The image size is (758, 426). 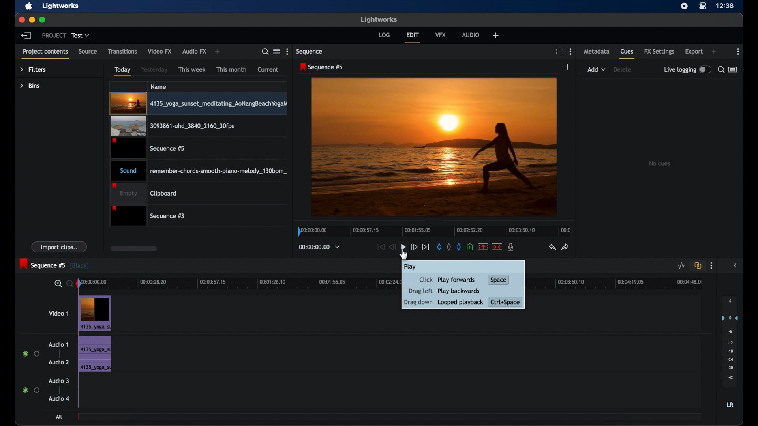 What do you see at coordinates (146, 193) in the screenshot?
I see `clipboard` at bounding box center [146, 193].